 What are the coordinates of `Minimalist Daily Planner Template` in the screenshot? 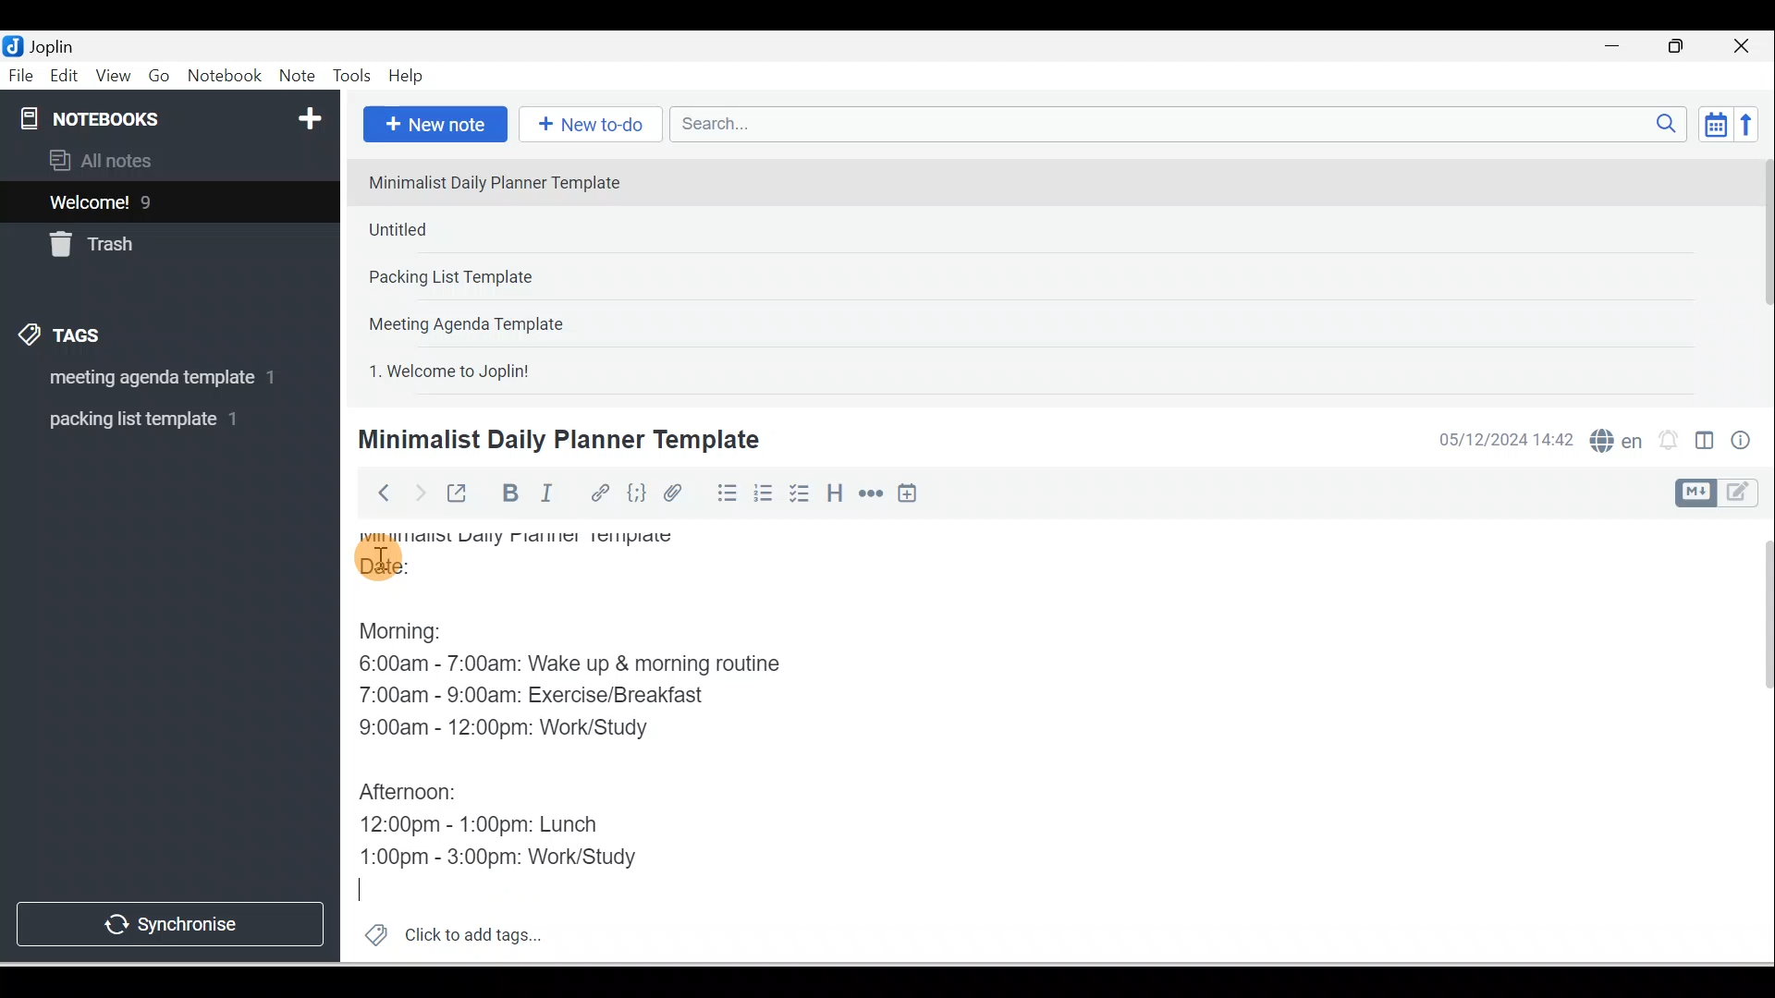 It's located at (534, 540).